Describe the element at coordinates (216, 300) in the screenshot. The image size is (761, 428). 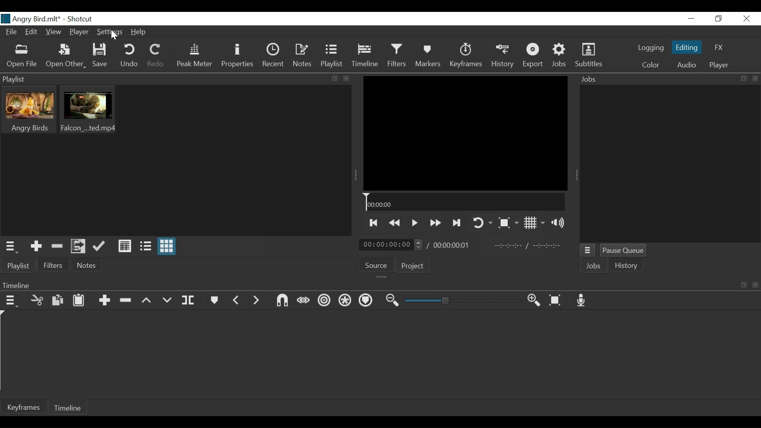
I see `Markers` at that location.